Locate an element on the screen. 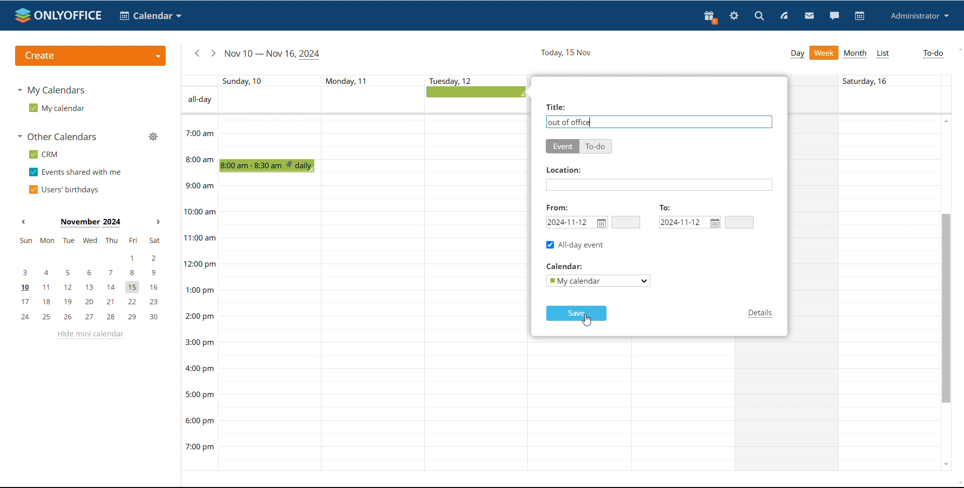 The image size is (964, 488). start time is located at coordinates (628, 222).